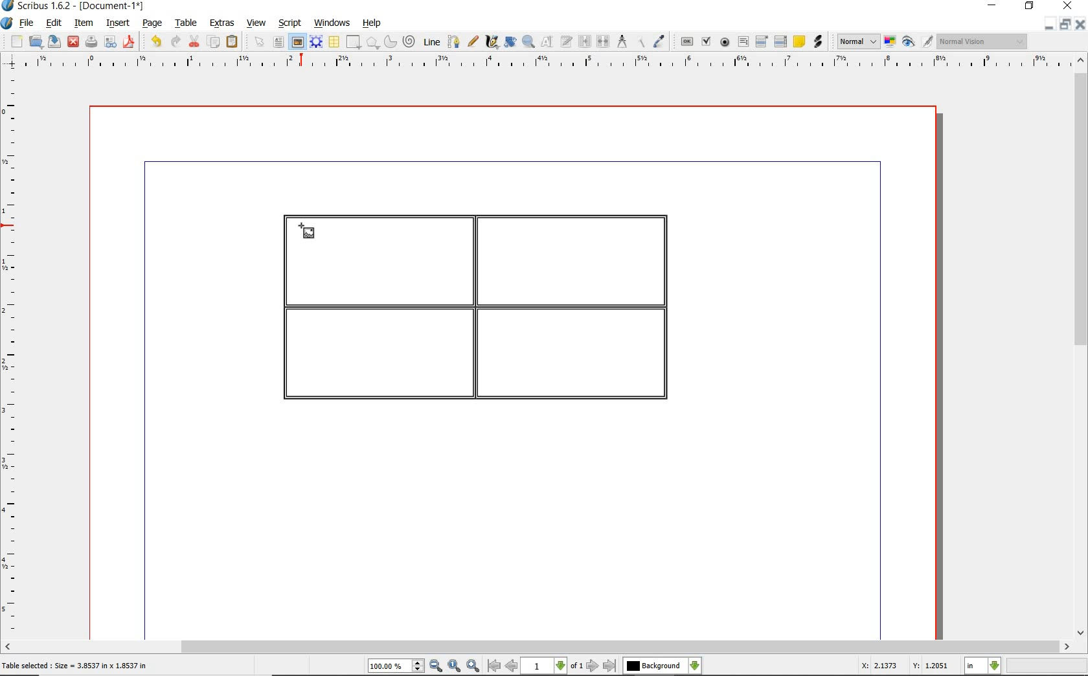 This screenshot has width=1088, height=676. What do you see at coordinates (432, 41) in the screenshot?
I see `line` at bounding box center [432, 41].